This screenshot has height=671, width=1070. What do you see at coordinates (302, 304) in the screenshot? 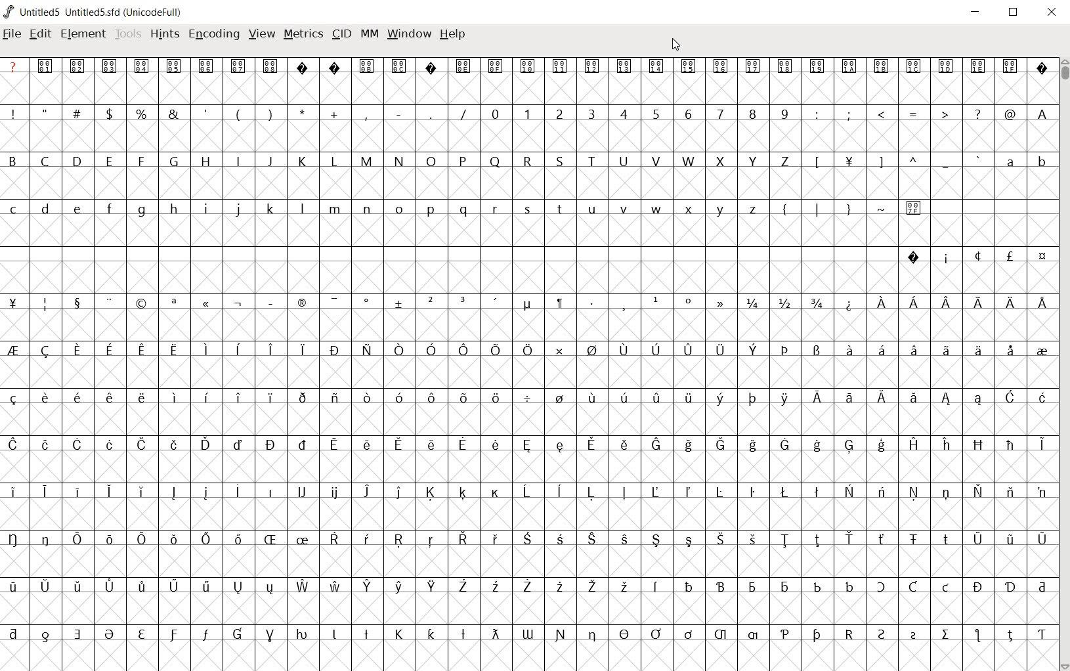
I see `Symbol` at bounding box center [302, 304].